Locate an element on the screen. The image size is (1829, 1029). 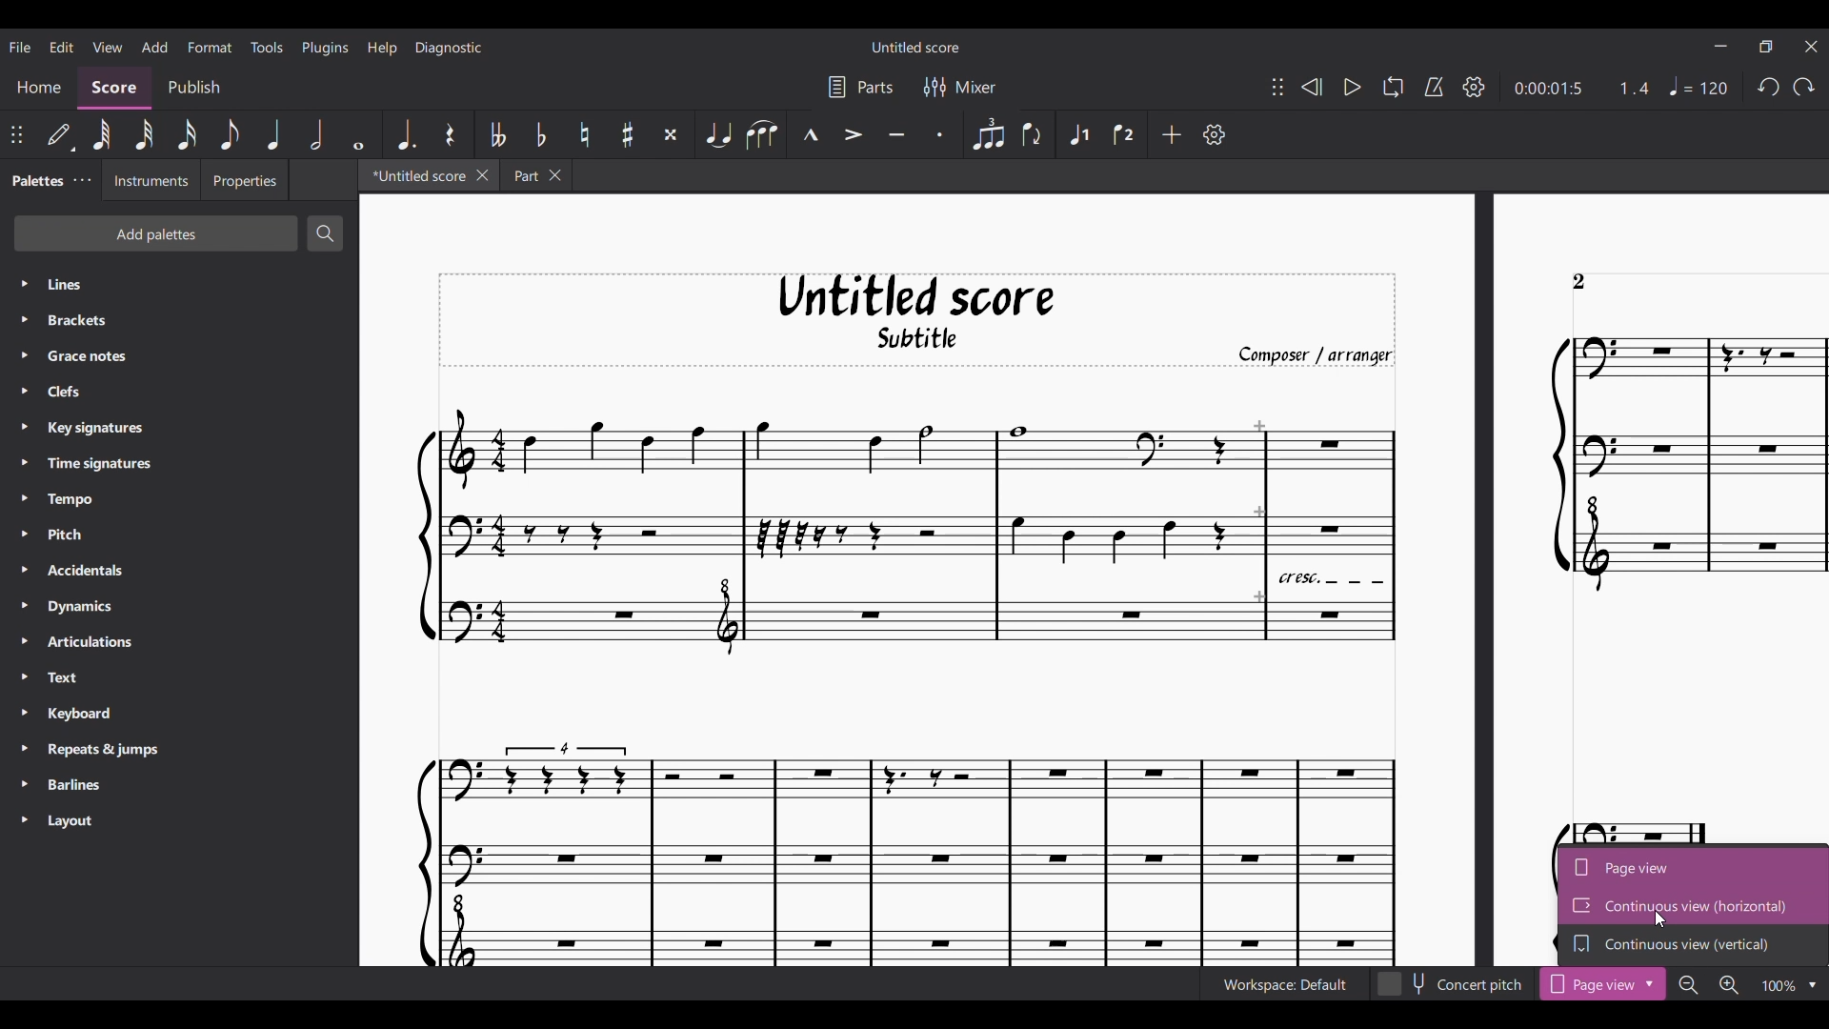
Whole note is located at coordinates (358, 134).